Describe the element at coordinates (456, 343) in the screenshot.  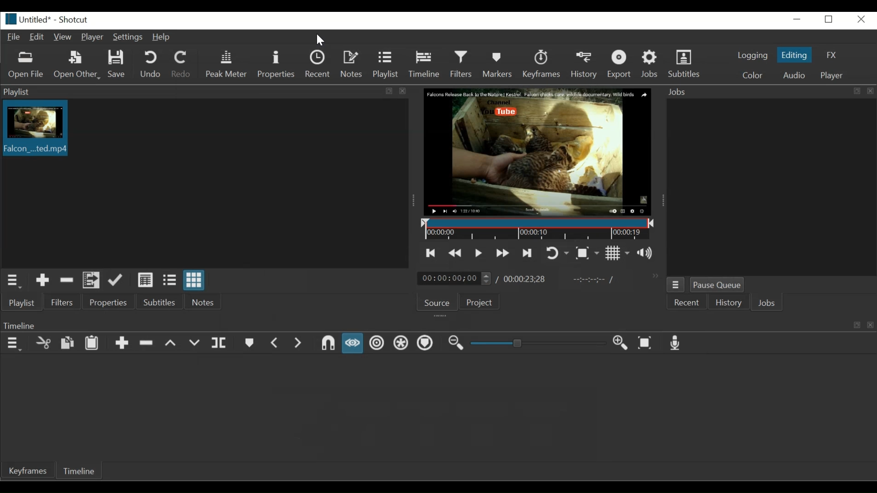
I see `Zoom timeline out` at that location.